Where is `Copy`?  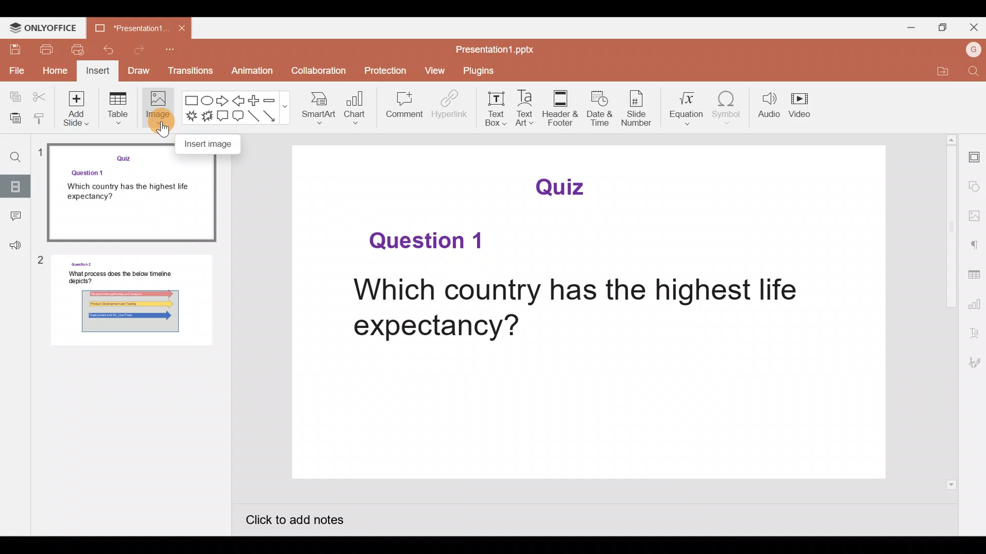 Copy is located at coordinates (13, 97).